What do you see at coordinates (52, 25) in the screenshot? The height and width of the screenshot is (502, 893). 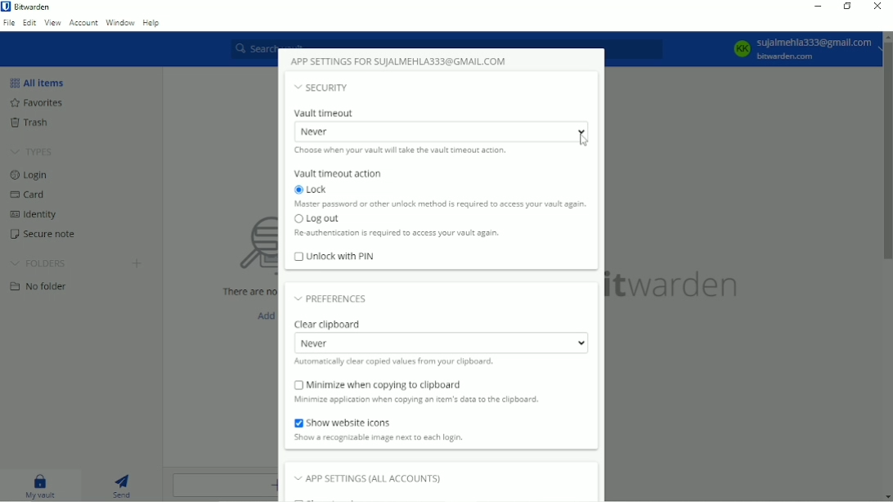 I see `View` at bounding box center [52, 25].